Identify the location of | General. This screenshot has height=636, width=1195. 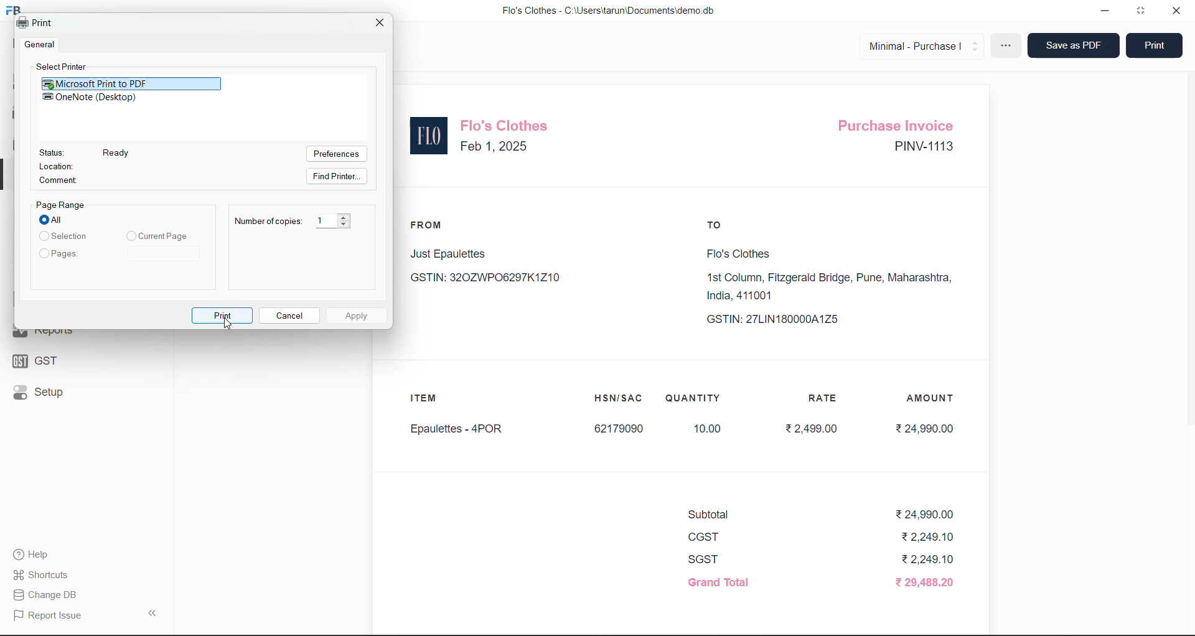
(37, 45).